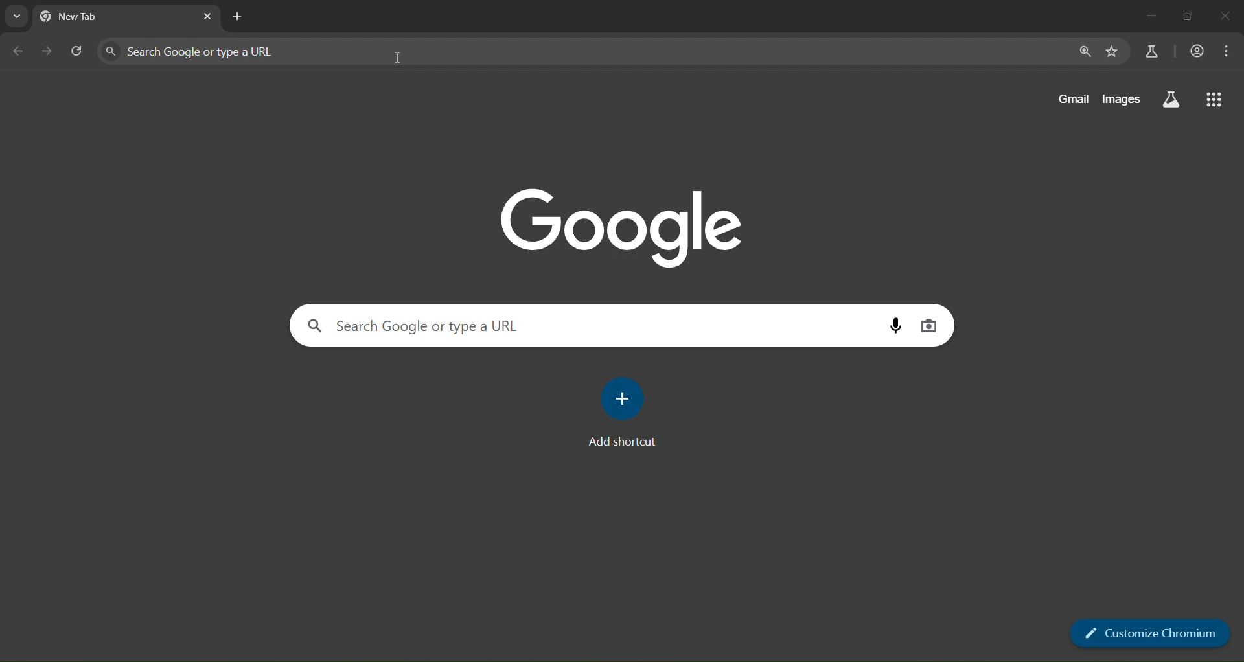  What do you see at coordinates (209, 17) in the screenshot?
I see `close tab` at bounding box center [209, 17].